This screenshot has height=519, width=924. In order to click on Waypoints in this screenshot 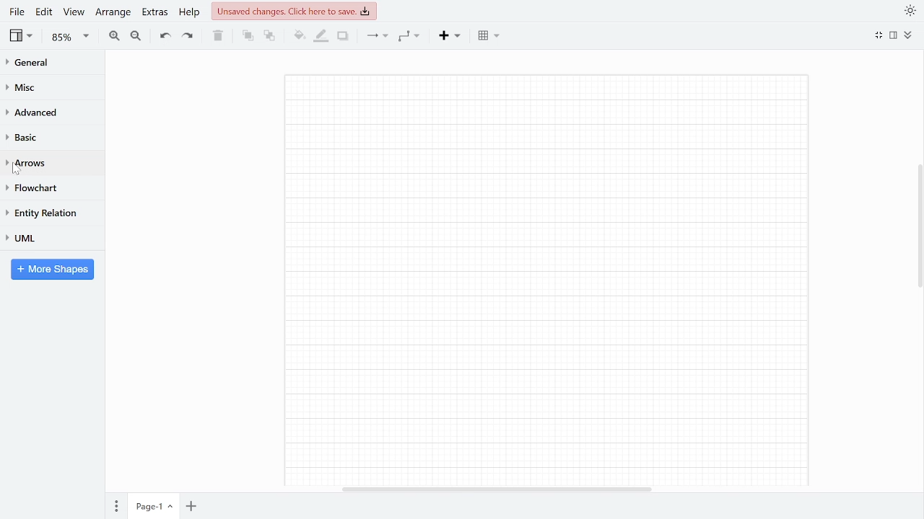, I will do `click(411, 36)`.